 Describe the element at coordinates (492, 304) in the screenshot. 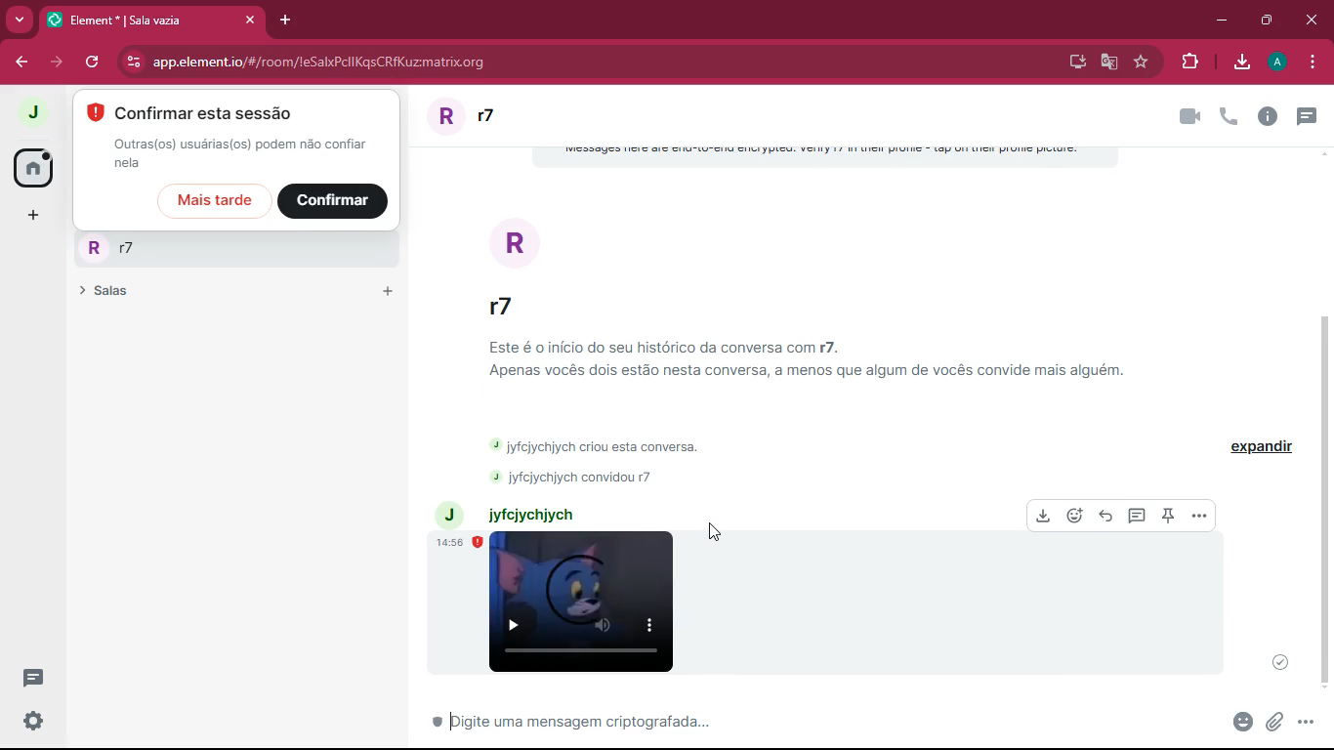

I see `r7 ` at that location.